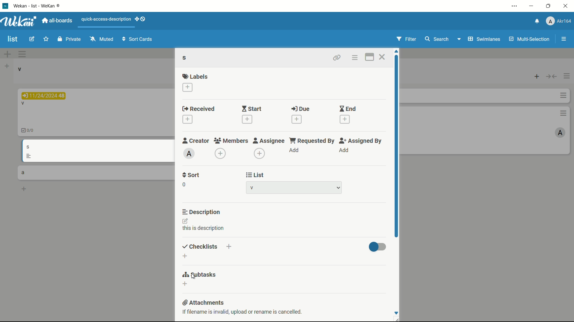  Describe the element at coordinates (564, 39) in the screenshot. I see `open/close sidebar` at that location.